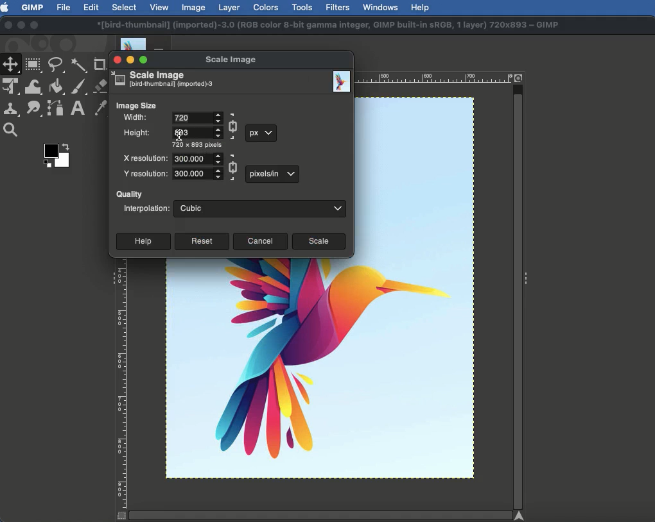  Describe the element at coordinates (265, 8) in the screenshot. I see `Colors` at that location.